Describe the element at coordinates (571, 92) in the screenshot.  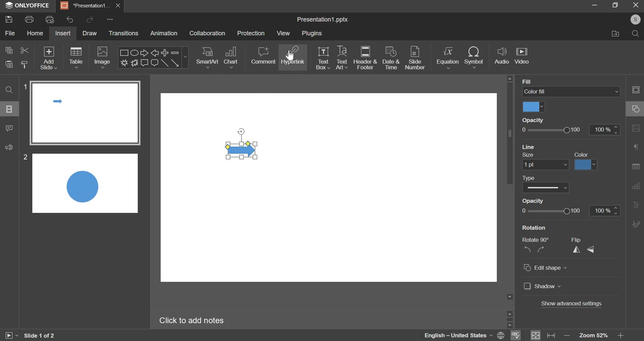
I see `color fill` at that location.